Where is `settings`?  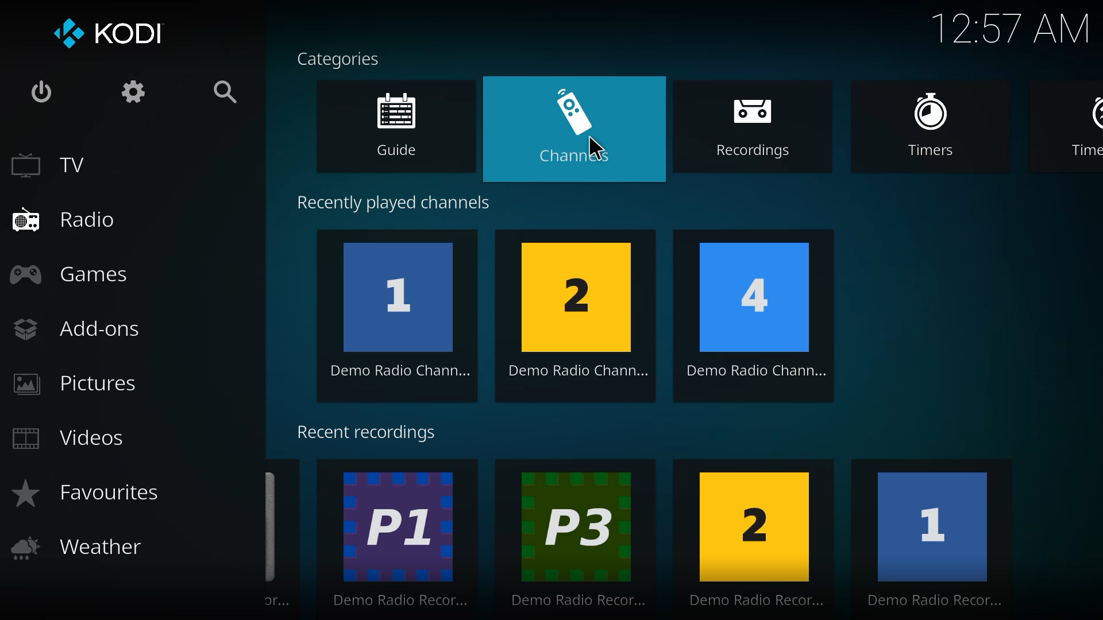
settings is located at coordinates (130, 90).